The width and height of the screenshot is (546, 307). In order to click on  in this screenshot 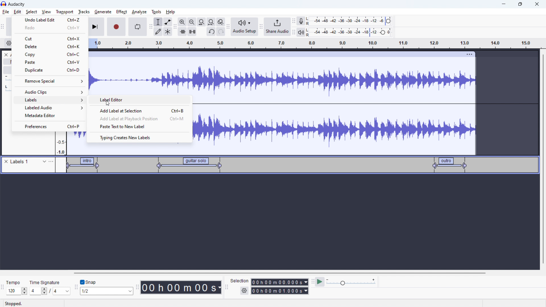, I will do `click(309, 32)`.